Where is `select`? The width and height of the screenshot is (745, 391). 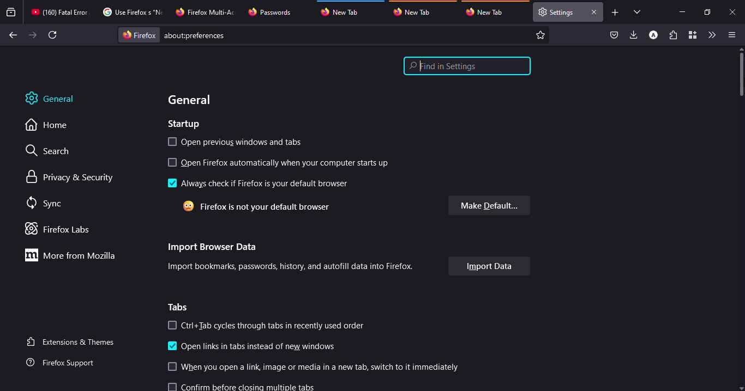 select is located at coordinates (172, 368).